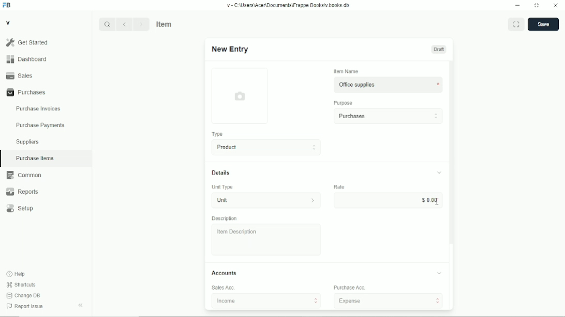 This screenshot has width=565, height=317. I want to click on required *, so click(438, 85).